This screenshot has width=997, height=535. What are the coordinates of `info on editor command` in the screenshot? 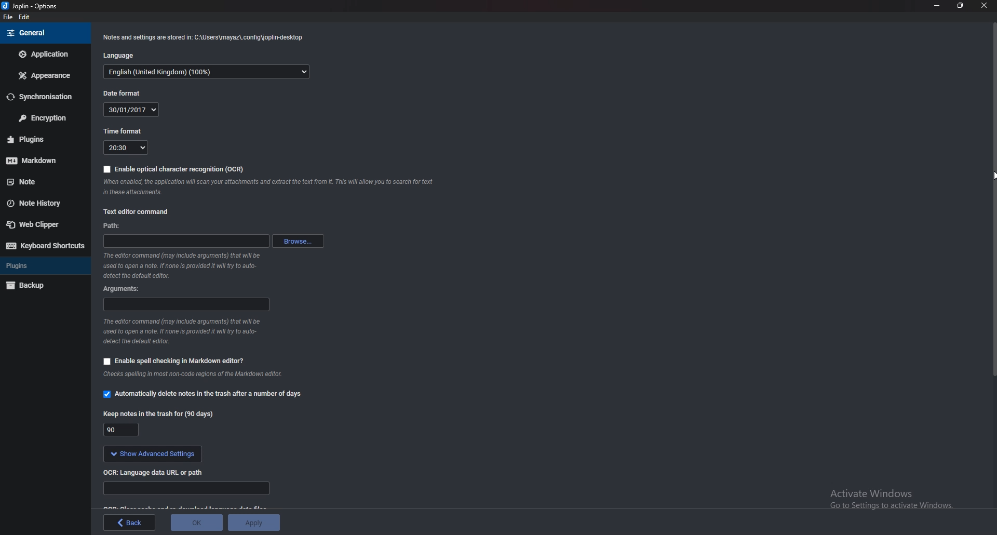 It's located at (181, 266).